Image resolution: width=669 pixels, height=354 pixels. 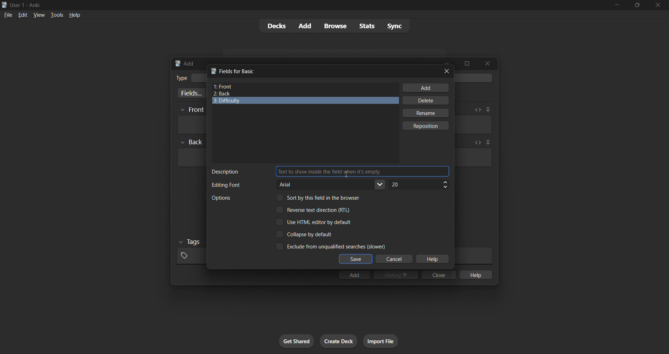 I want to click on field description, so click(x=362, y=171).